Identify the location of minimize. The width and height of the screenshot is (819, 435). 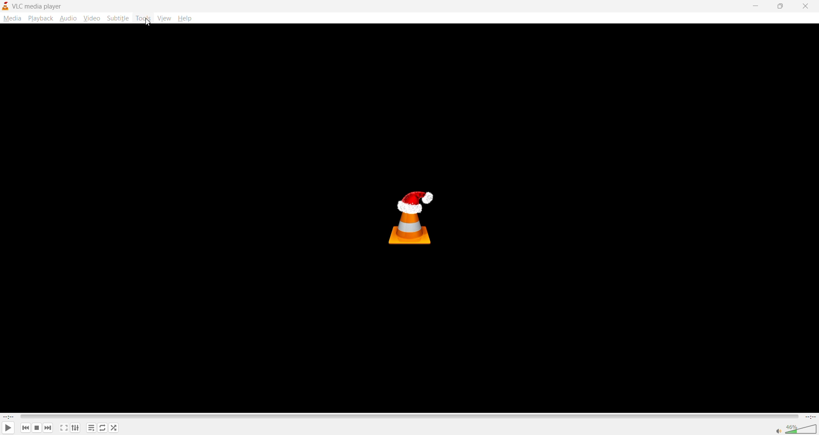
(757, 6).